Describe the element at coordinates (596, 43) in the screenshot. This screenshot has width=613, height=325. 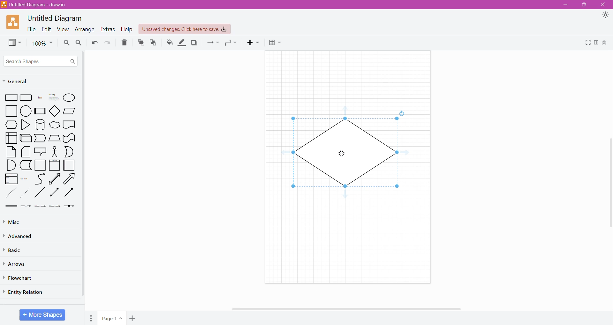
I see `Format` at that location.